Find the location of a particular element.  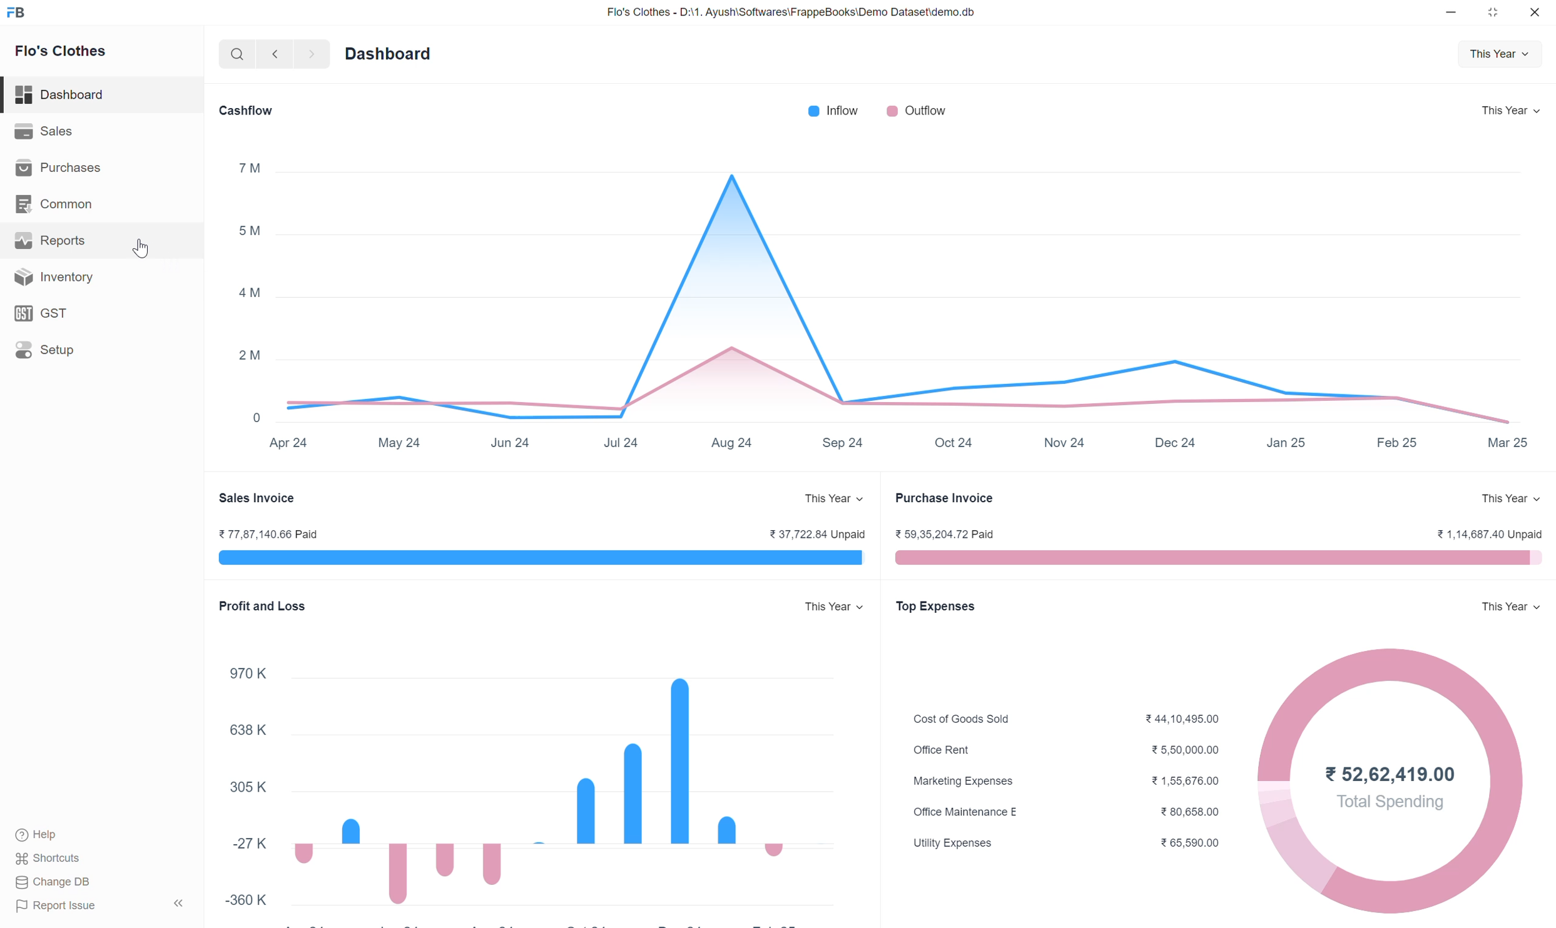

Bar graph is located at coordinates (543, 780).